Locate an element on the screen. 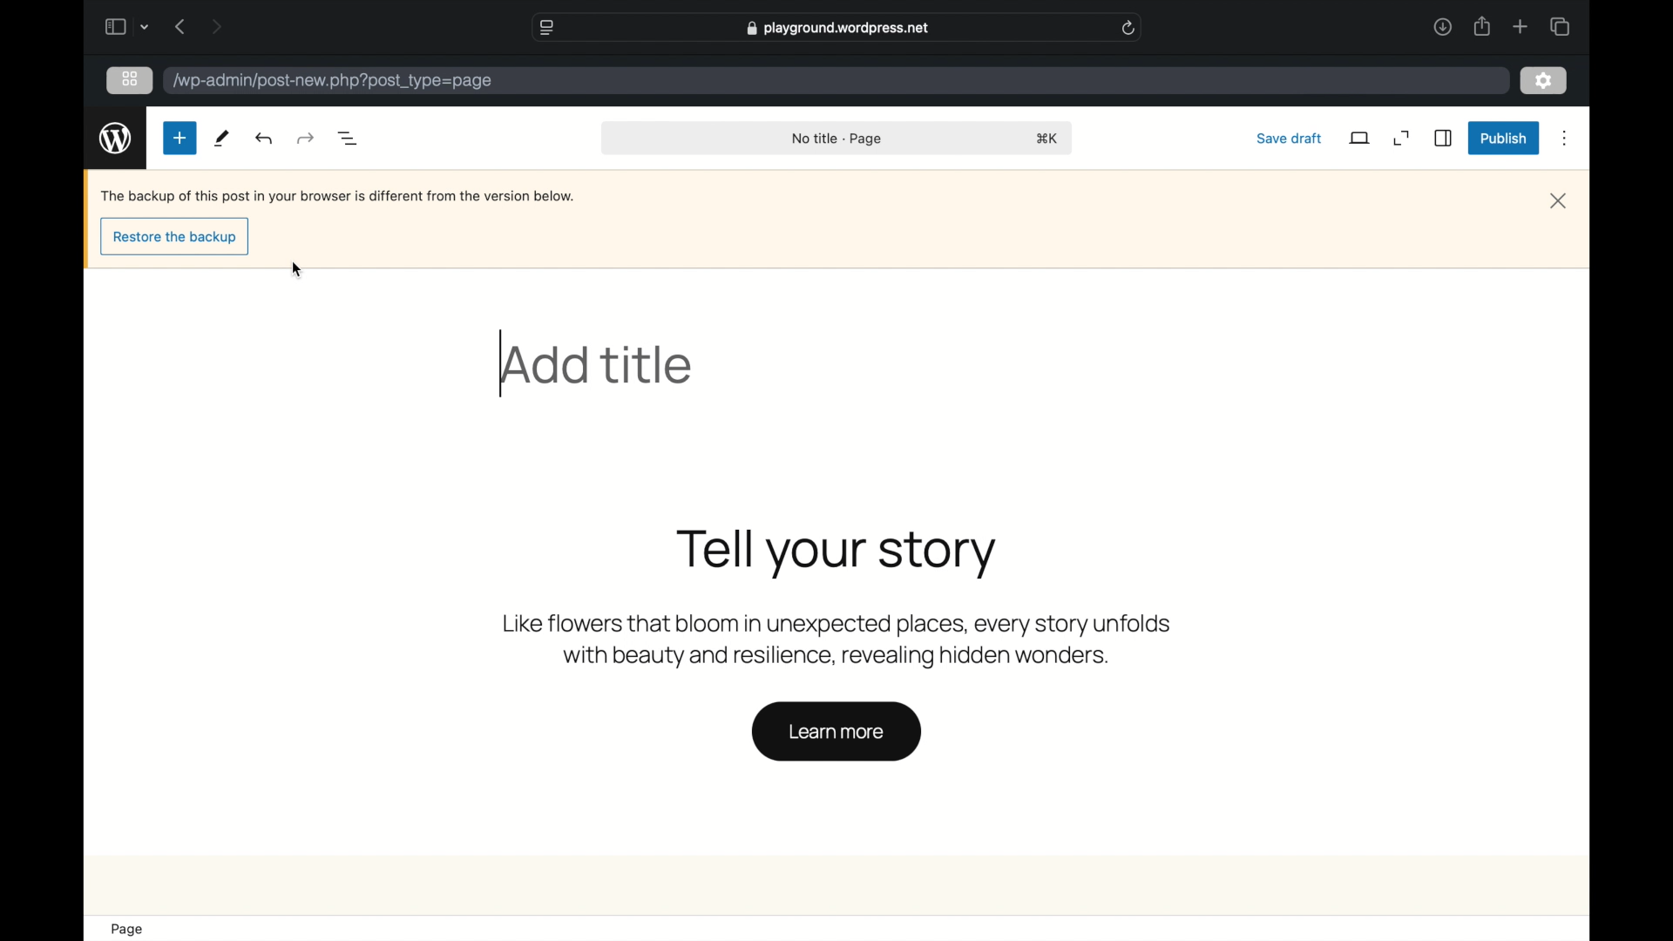 The height and width of the screenshot is (941, 1673). backup notification is located at coordinates (338, 196).